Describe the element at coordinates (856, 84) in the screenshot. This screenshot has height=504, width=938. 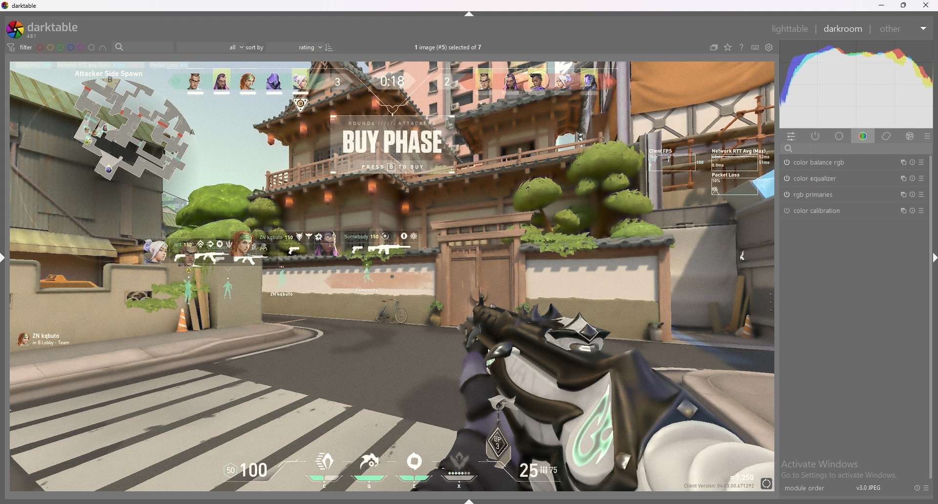
I see `heat graph` at that location.